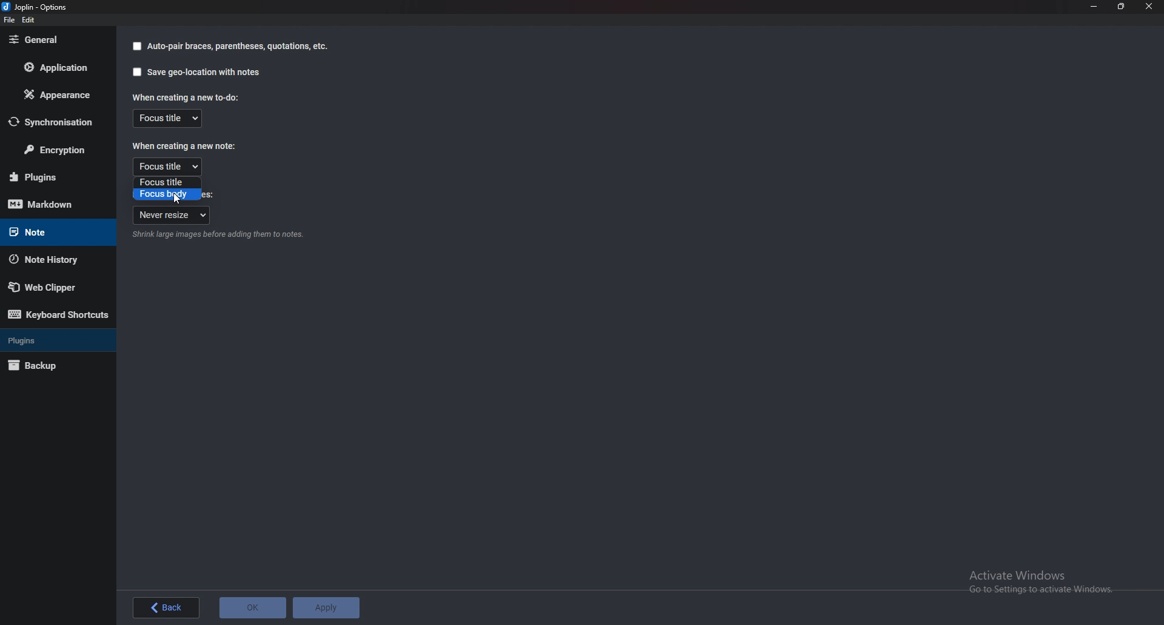 The width and height of the screenshot is (1164, 625). Describe the element at coordinates (1119, 7) in the screenshot. I see `Resize` at that location.